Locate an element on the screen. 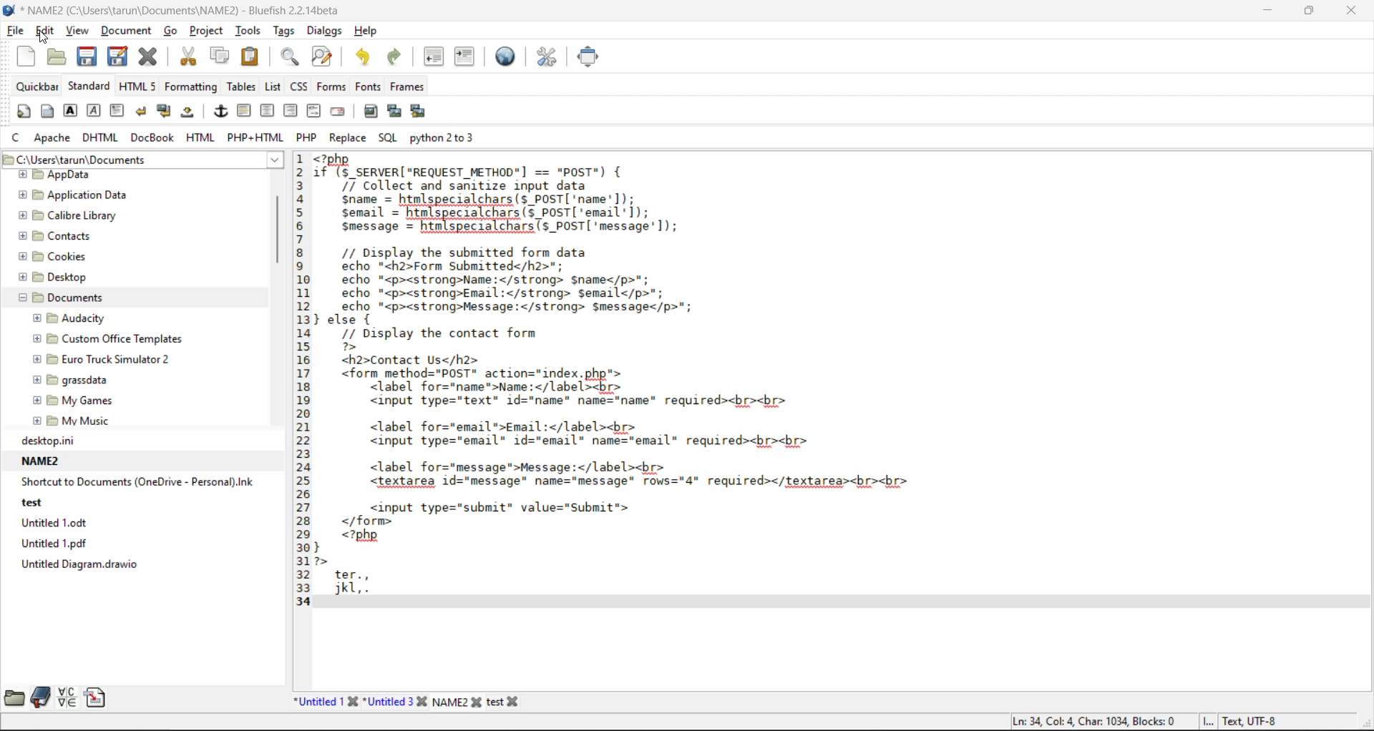 Image resolution: width=1374 pixels, height=731 pixels. fonts is located at coordinates (369, 86).